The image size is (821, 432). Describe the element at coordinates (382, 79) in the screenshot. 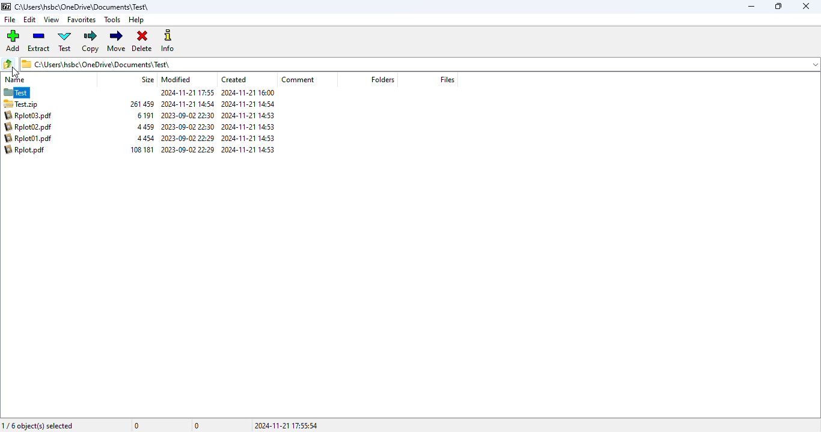

I see `folders` at that location.